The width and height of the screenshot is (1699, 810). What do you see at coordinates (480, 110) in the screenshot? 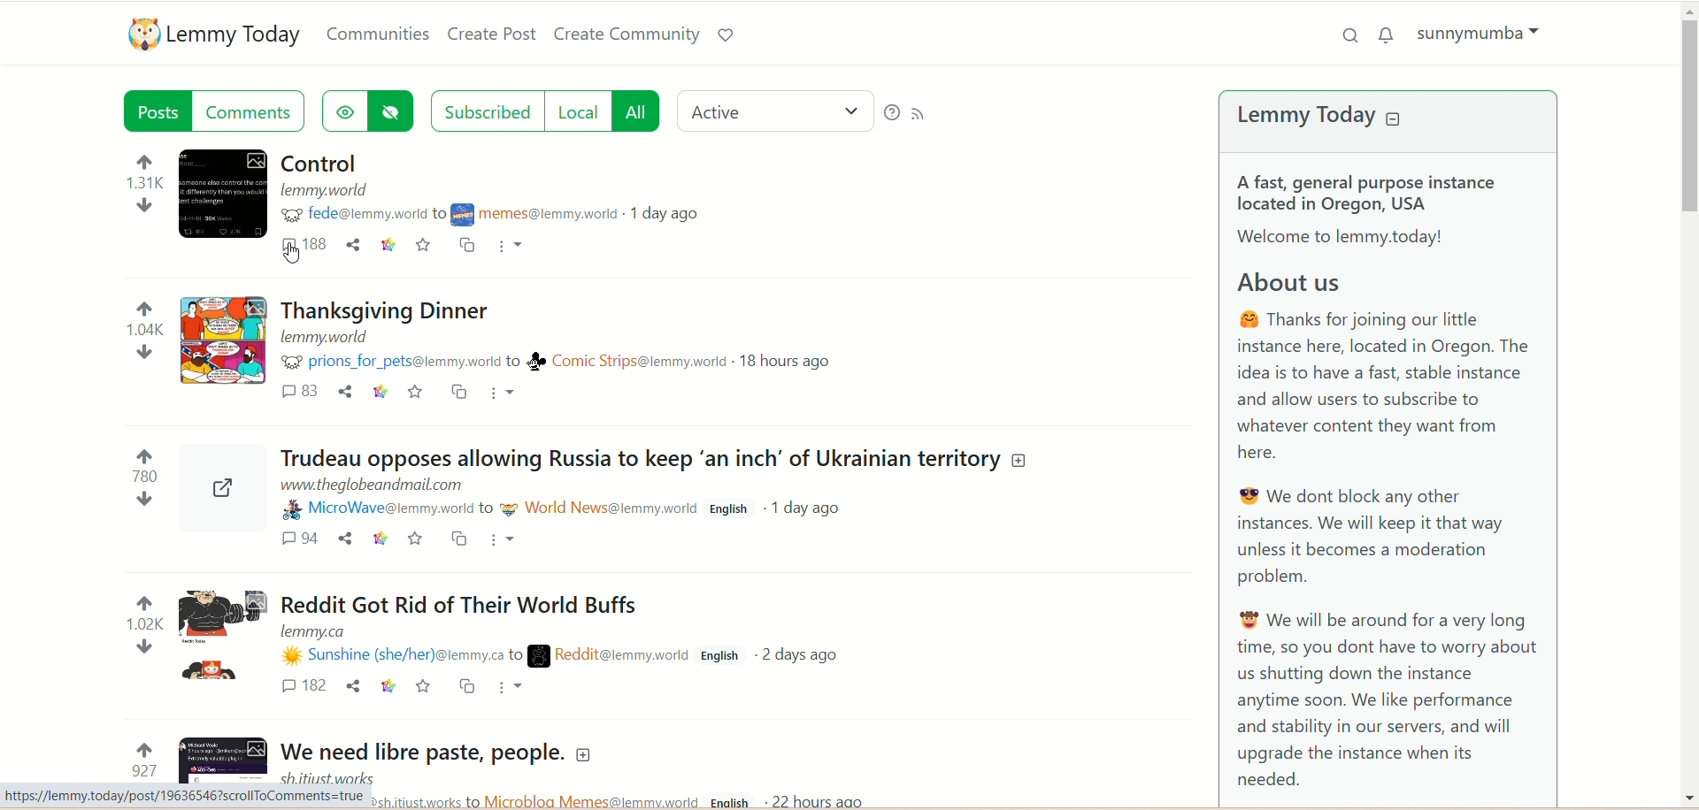
I see `subscribed` at bounding box center [480, 110].